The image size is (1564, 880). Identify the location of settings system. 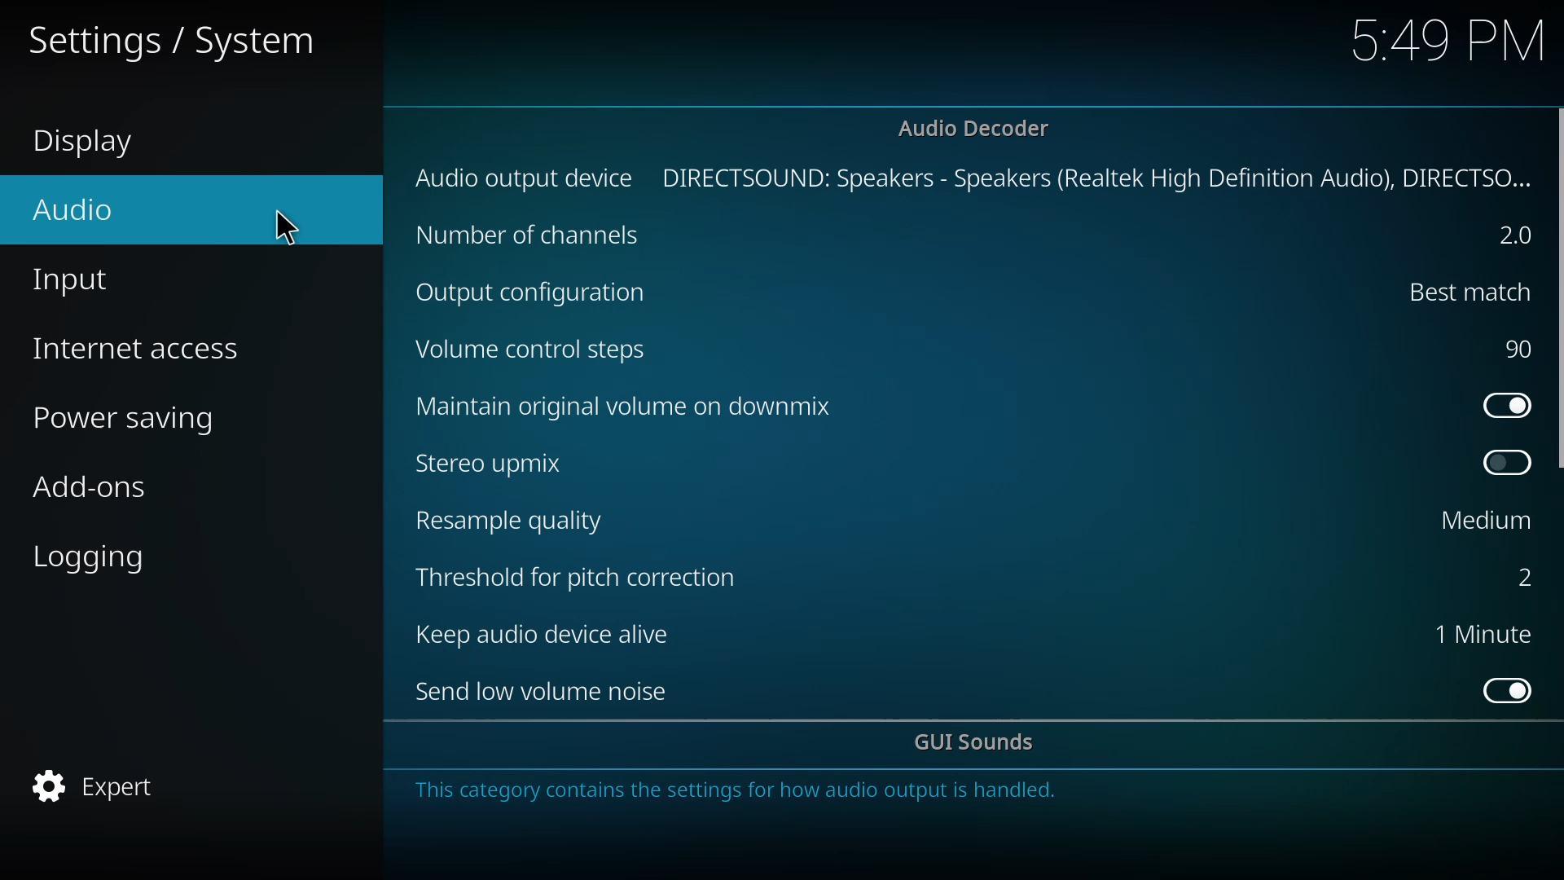
(183, 37).